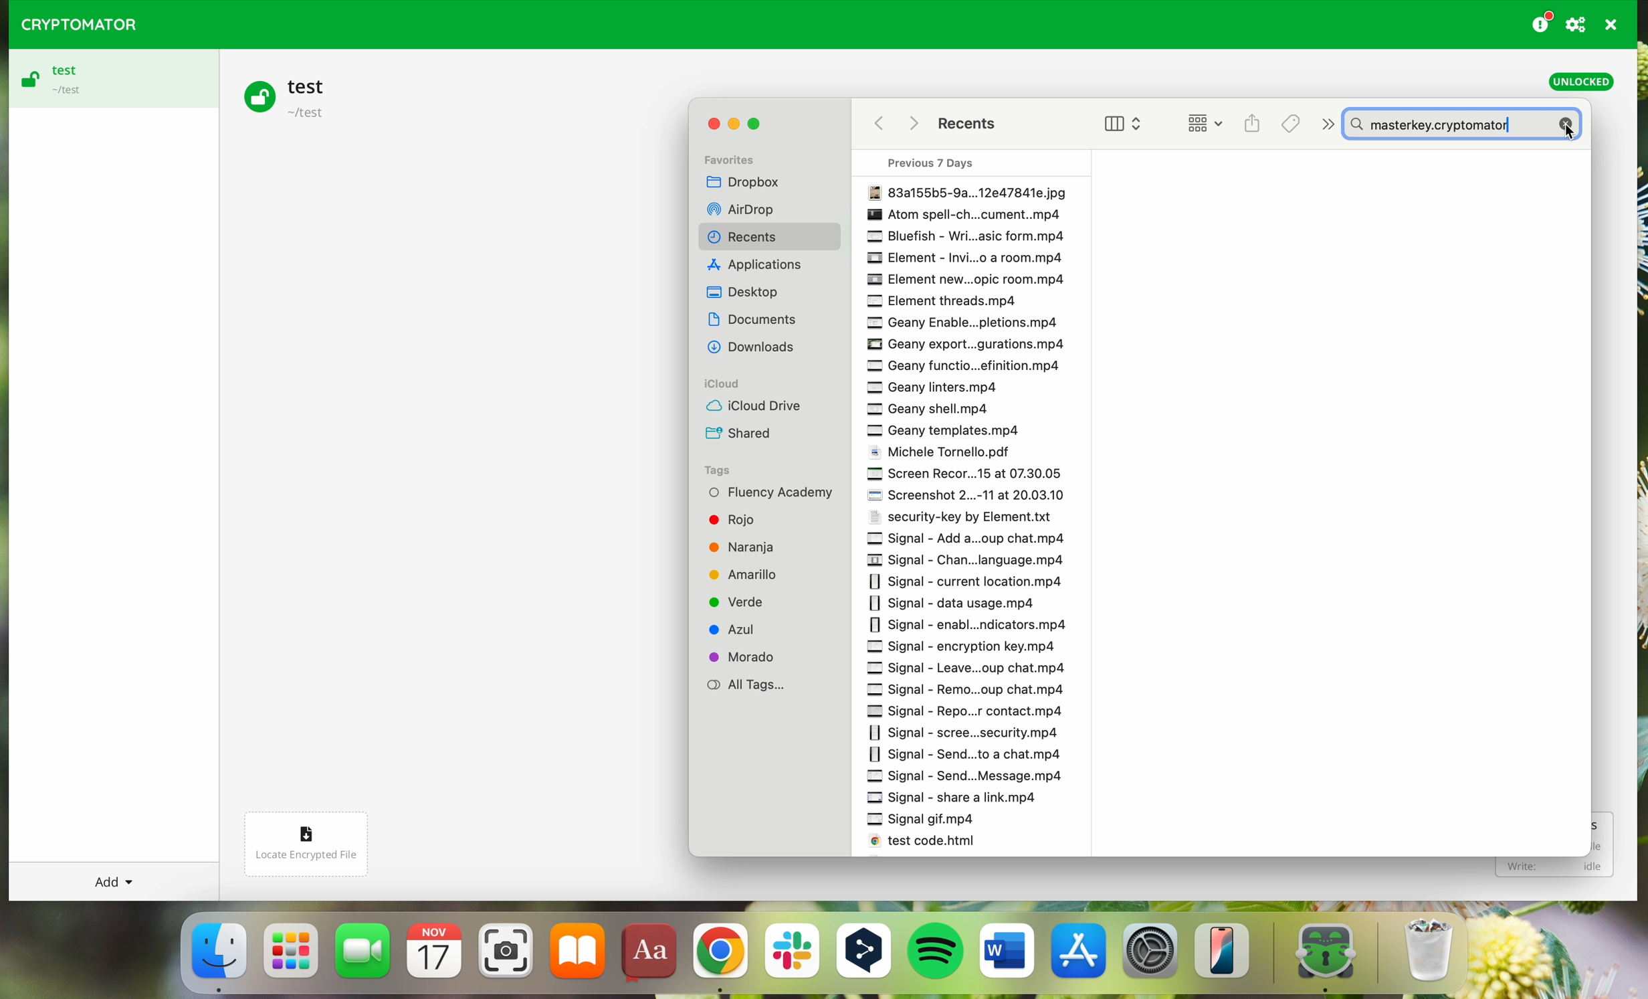 The width and height of the screenshot is (1648, 999). Describe the element at coordinates (958, 602) in the screenshot. I see `signal data usage` at that location.